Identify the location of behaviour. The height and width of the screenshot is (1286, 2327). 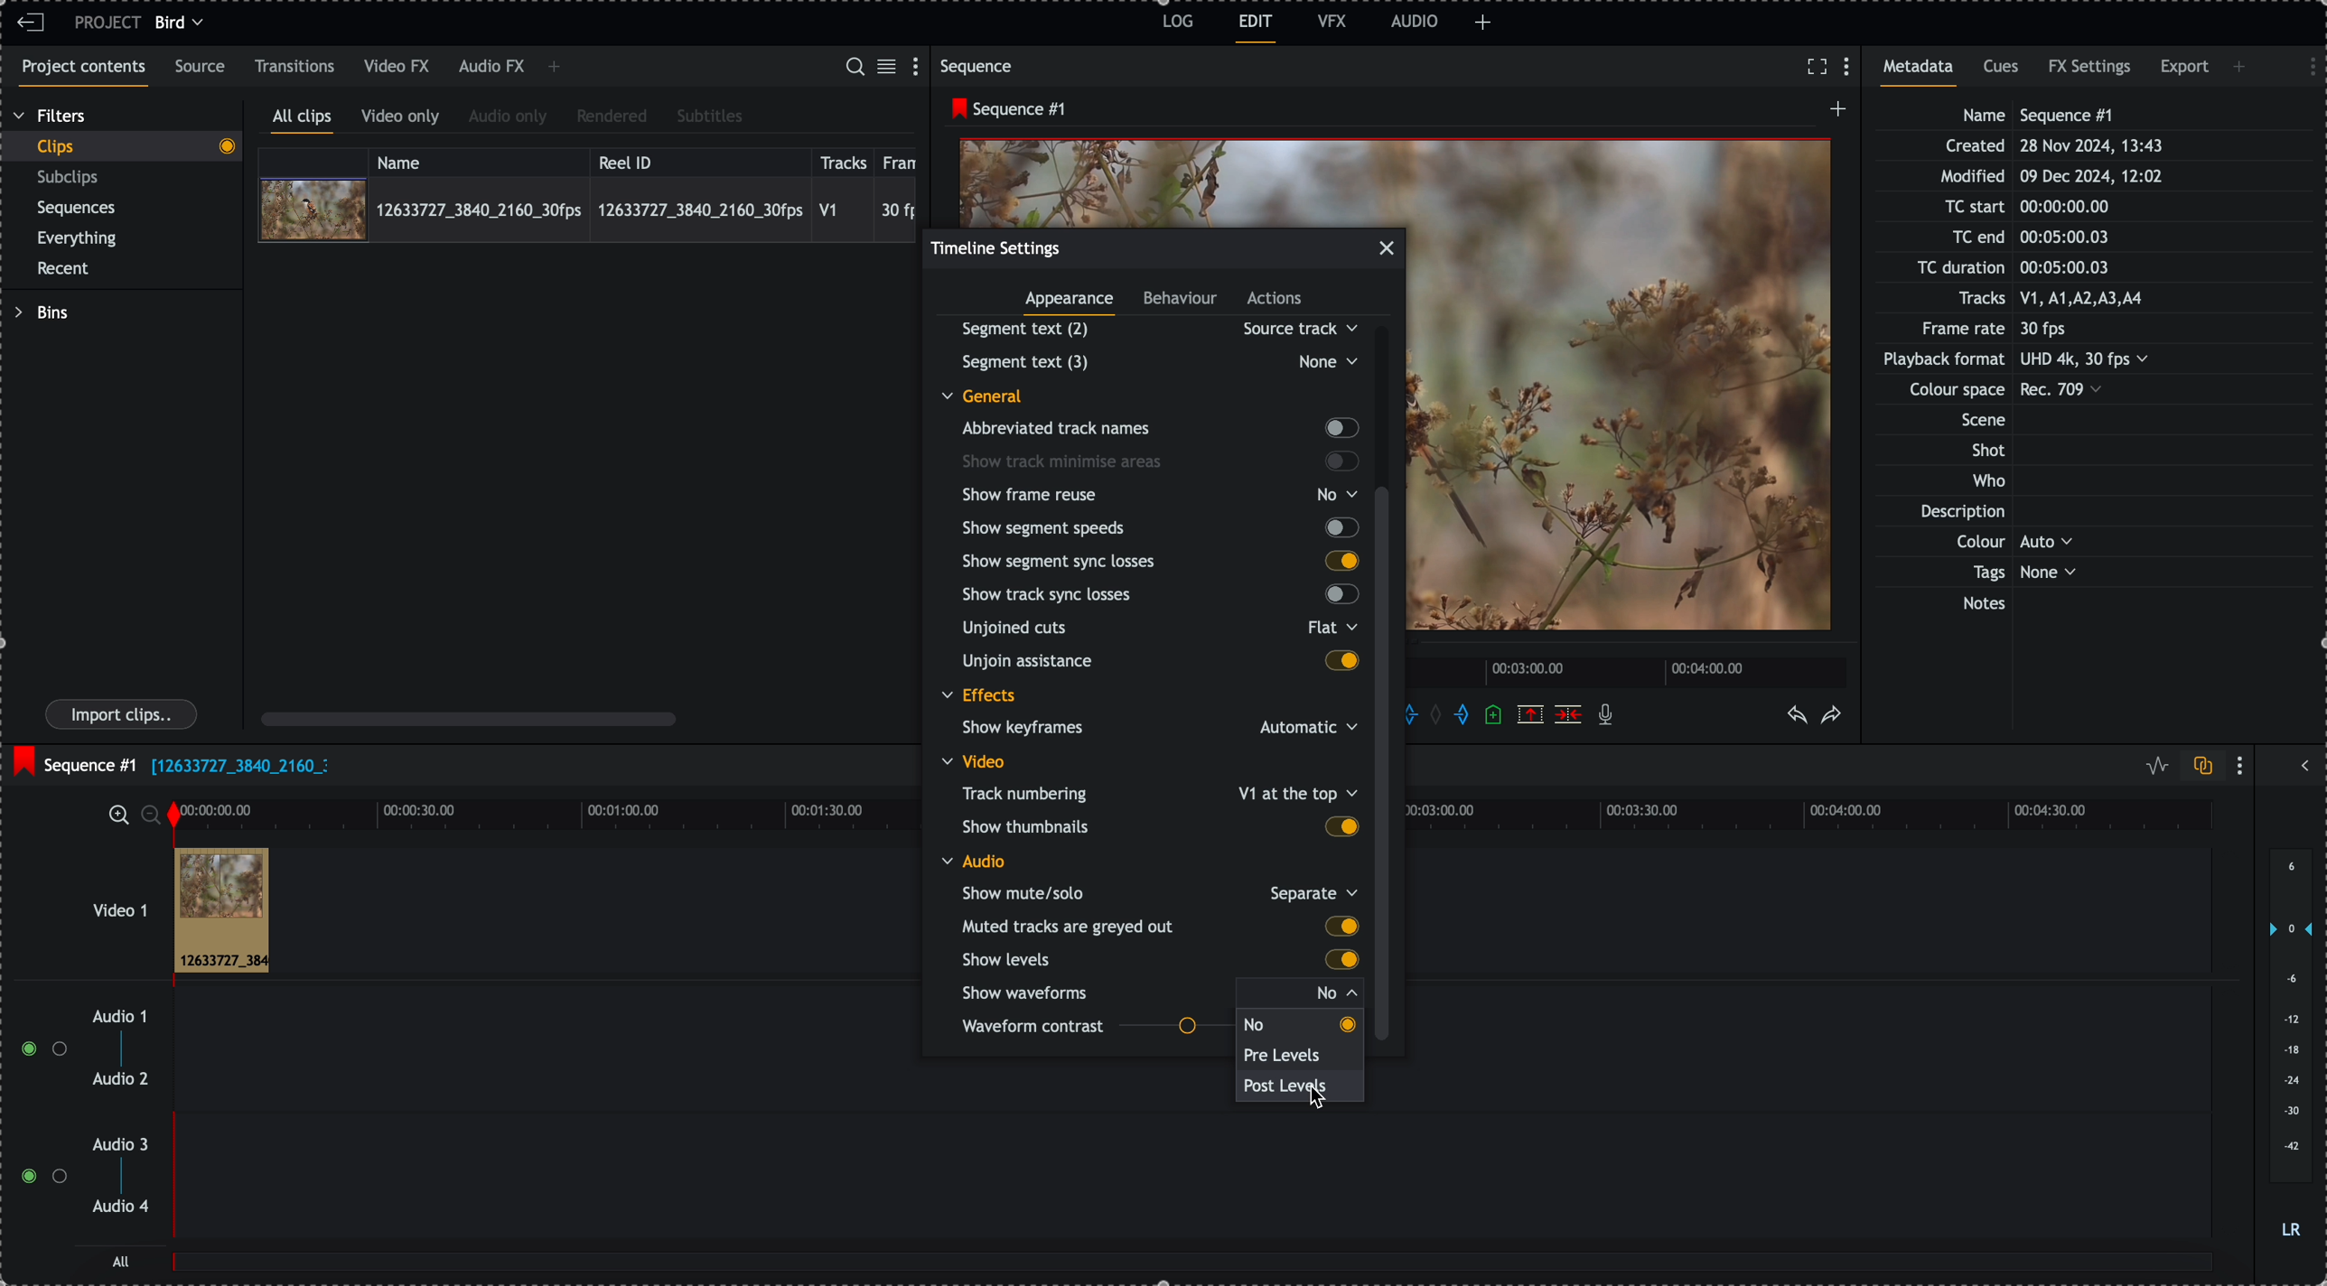
(1182, 301).